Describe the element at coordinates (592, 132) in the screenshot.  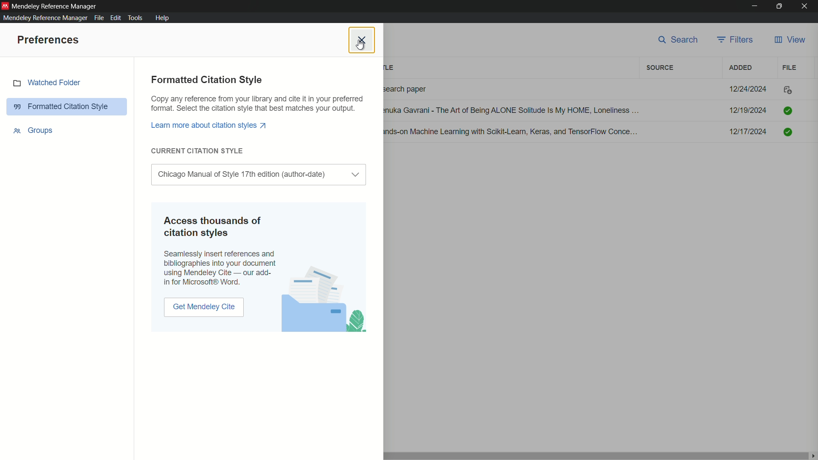
I see `details` at that location.